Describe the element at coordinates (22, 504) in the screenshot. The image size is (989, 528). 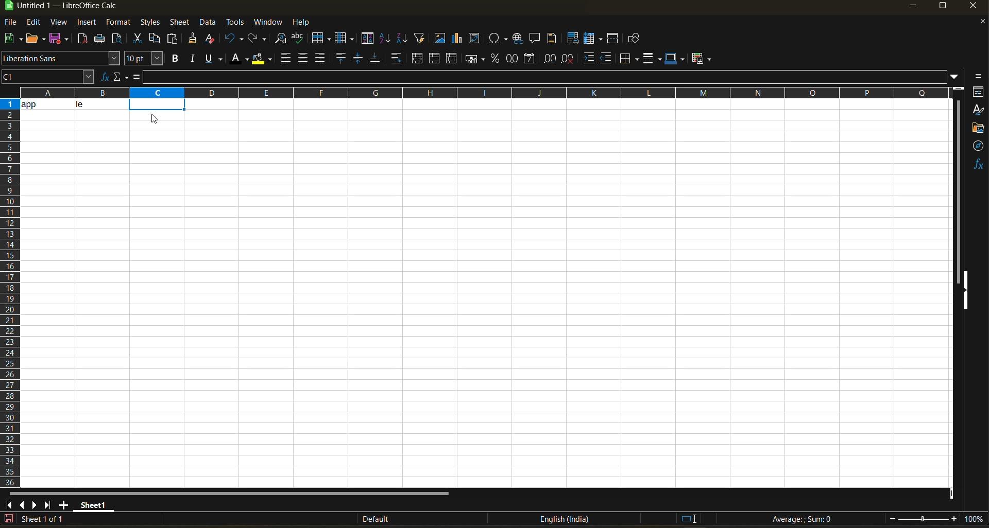
I see `scroll to previous sheet` at that location.